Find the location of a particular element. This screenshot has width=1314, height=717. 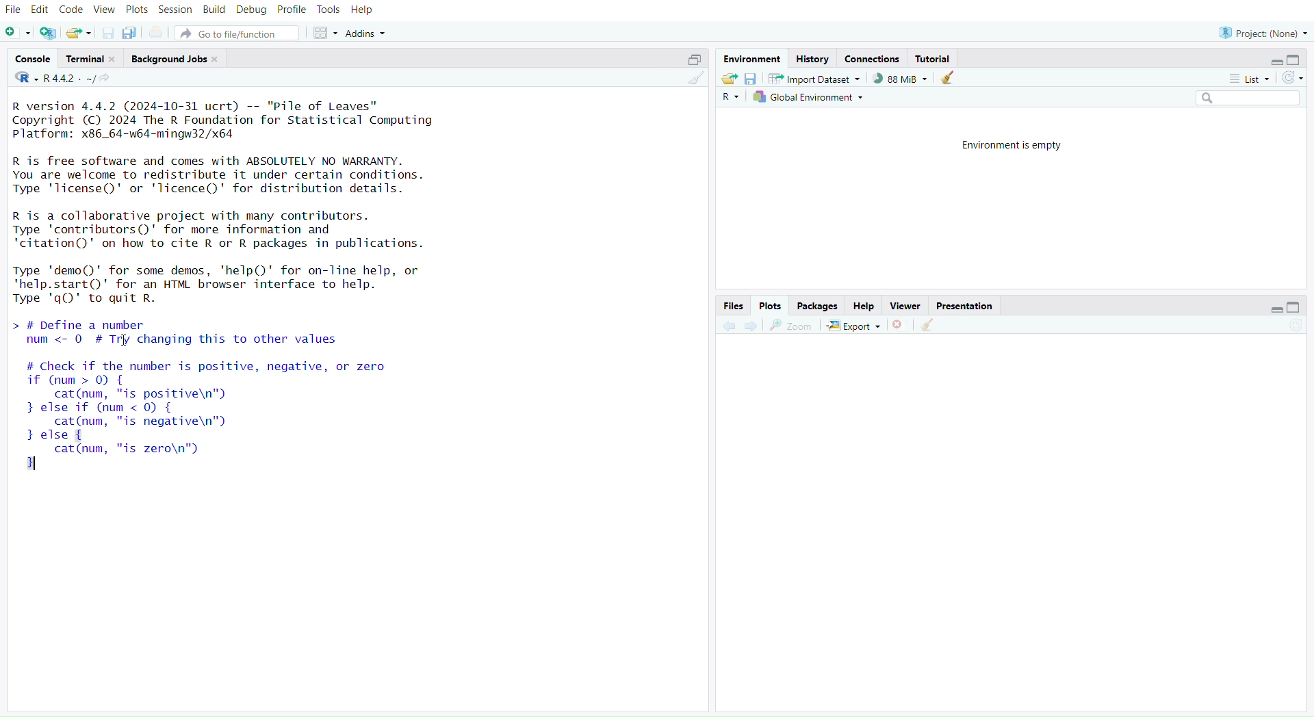

clear objects is located at coordinates (949, 79).